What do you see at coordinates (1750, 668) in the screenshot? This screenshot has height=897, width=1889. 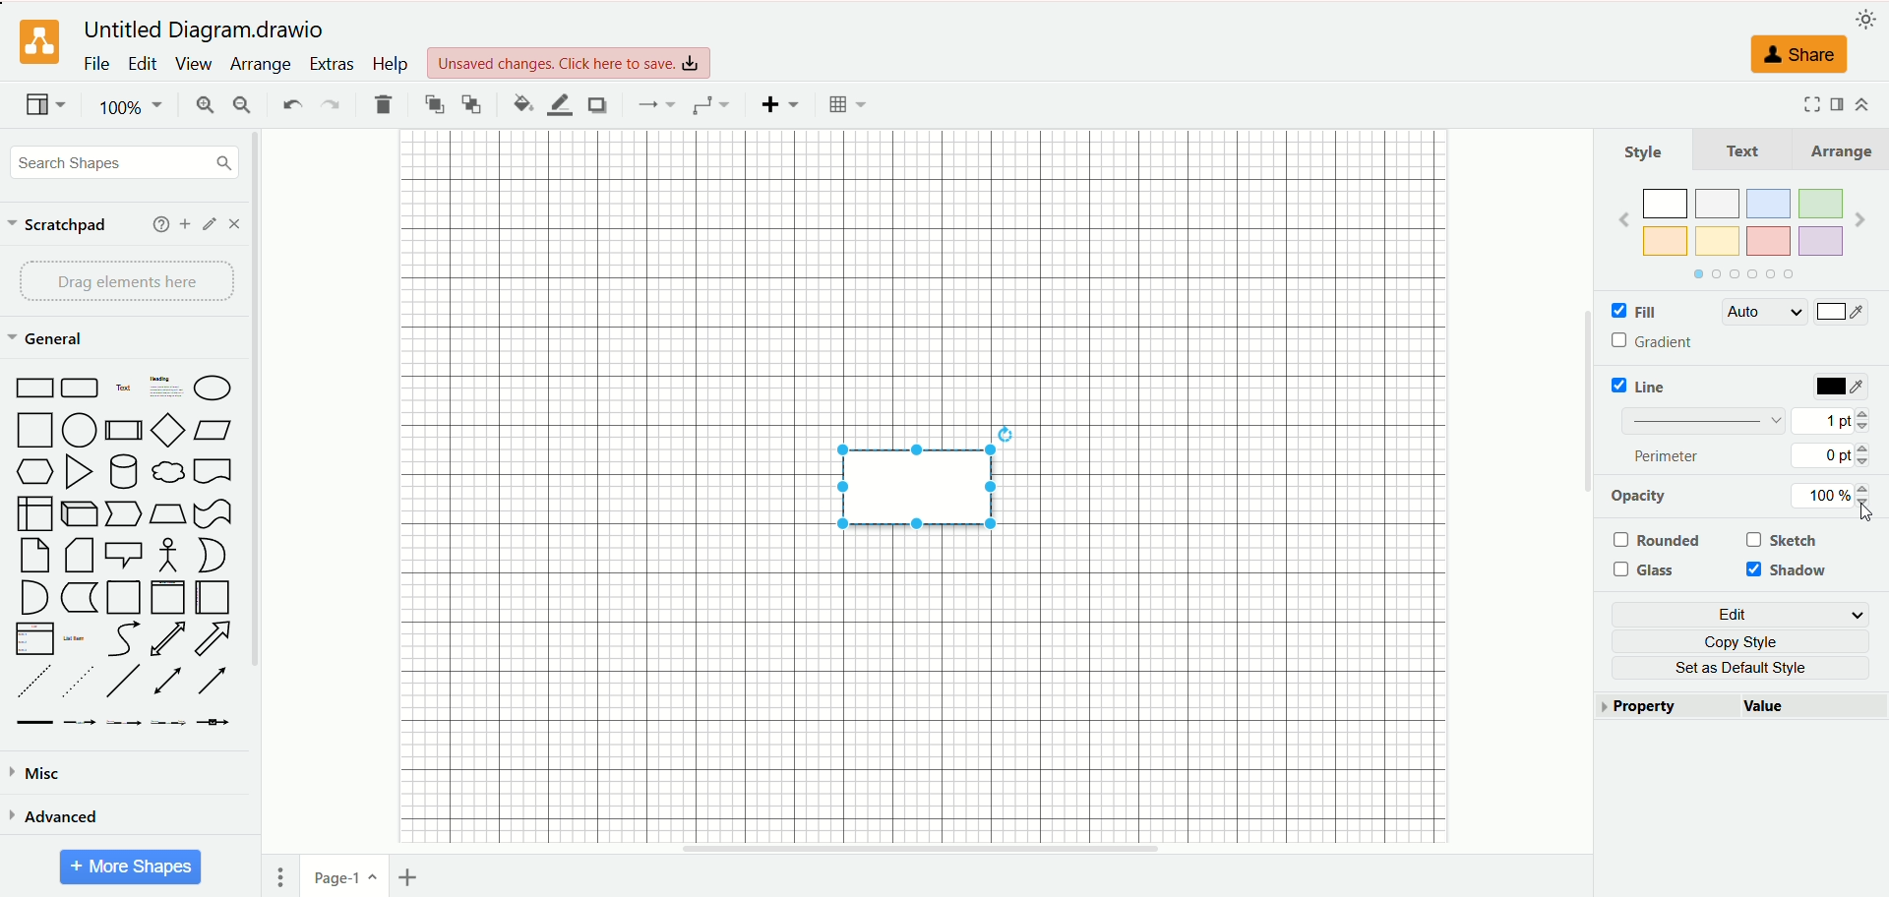 I see `set as default style` at bounding box center [1750, 668].